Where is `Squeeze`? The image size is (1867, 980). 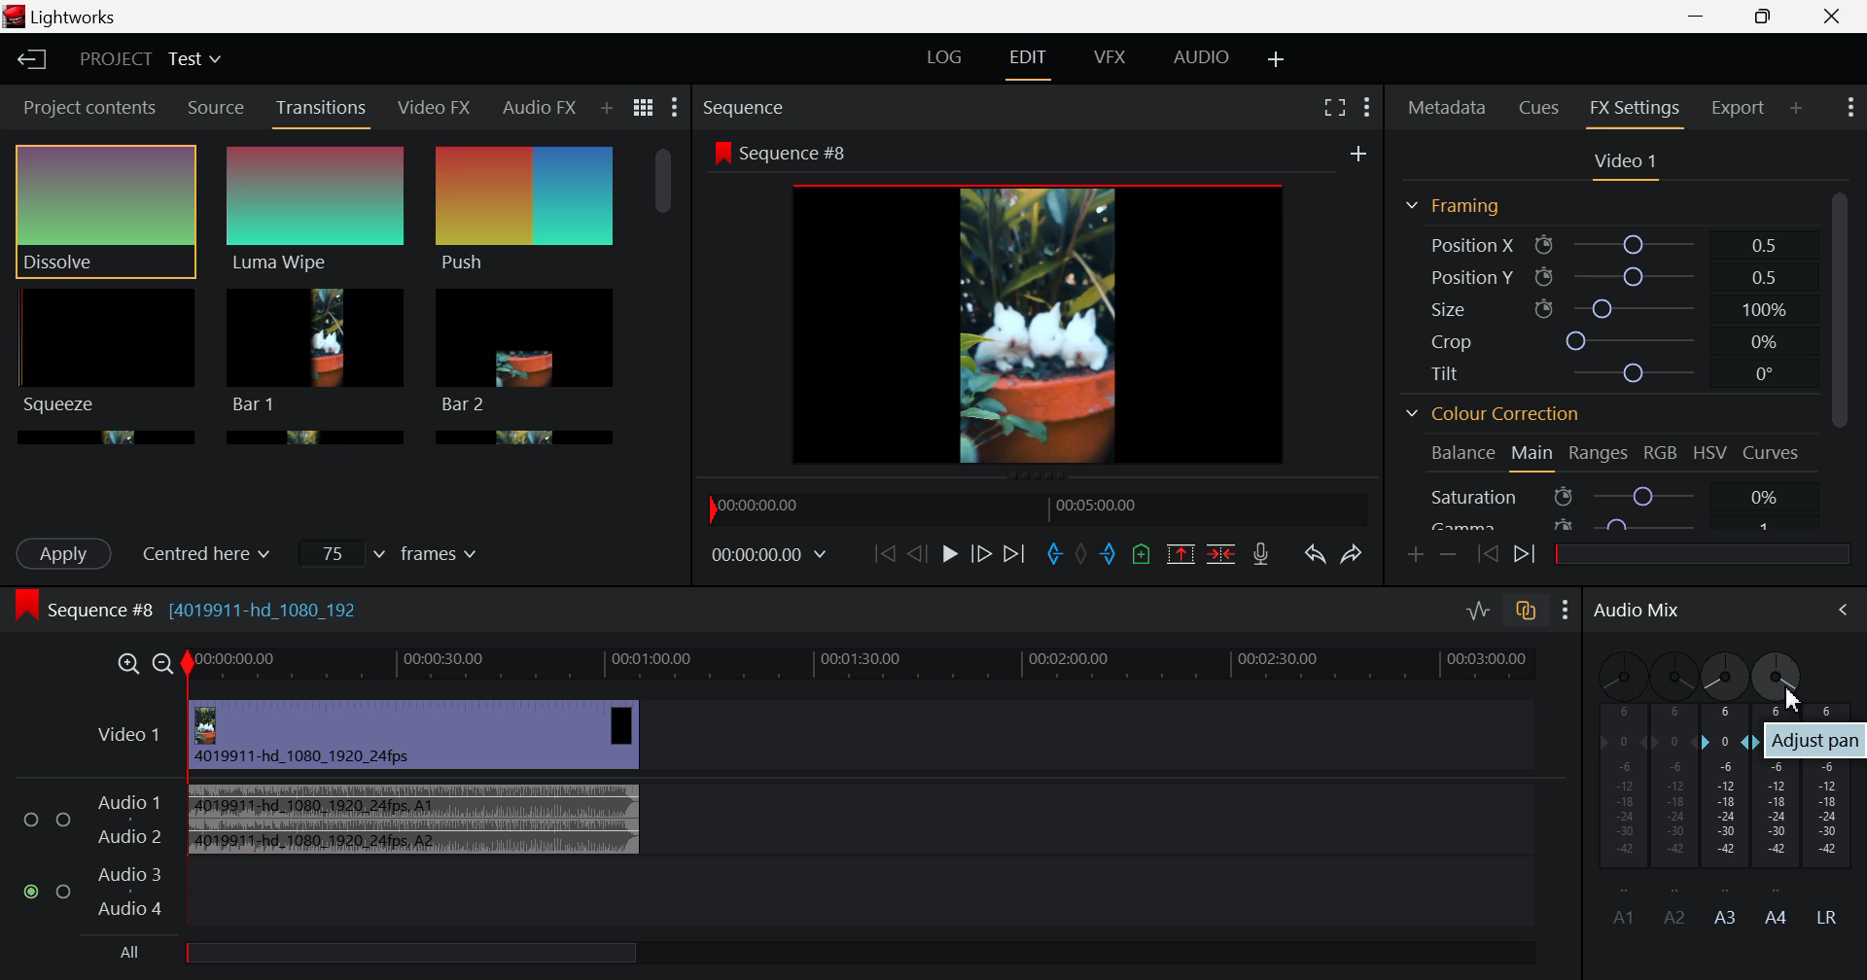 Squeeze is located at coordinates (104, 351).